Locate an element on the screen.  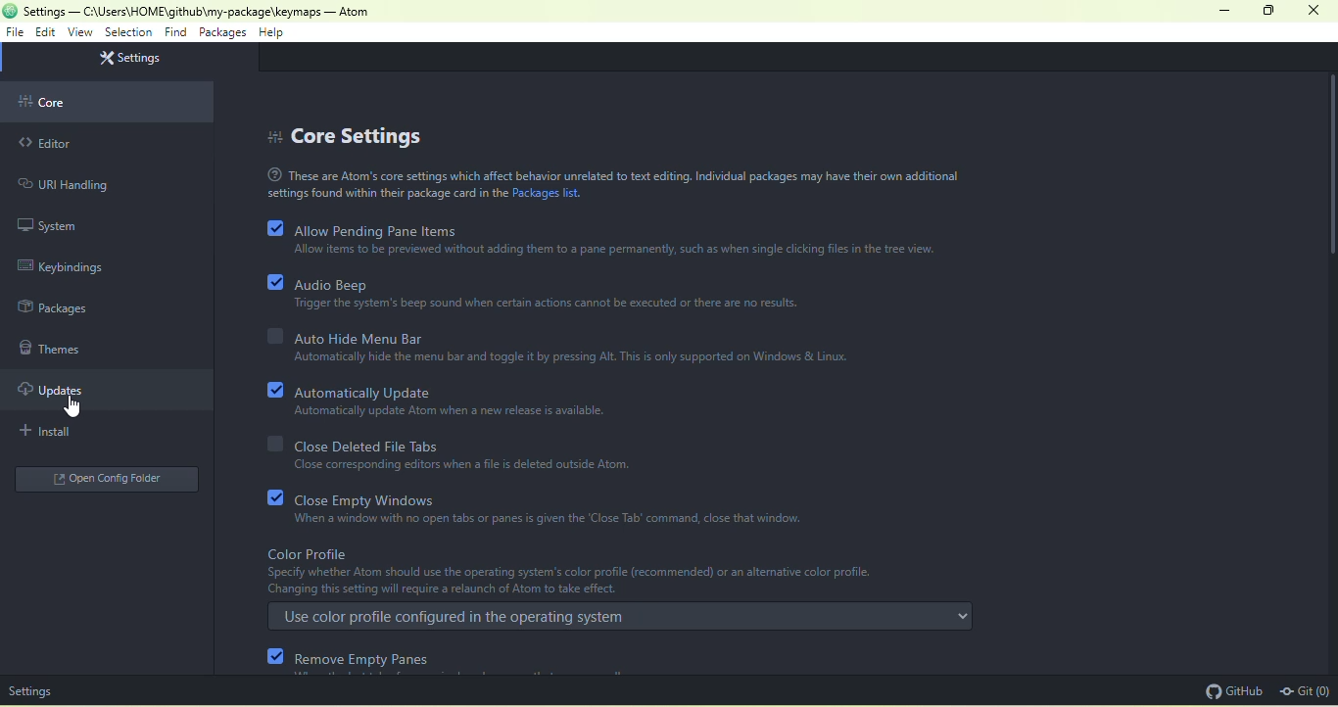
github is located at coordinates (1231, 691).